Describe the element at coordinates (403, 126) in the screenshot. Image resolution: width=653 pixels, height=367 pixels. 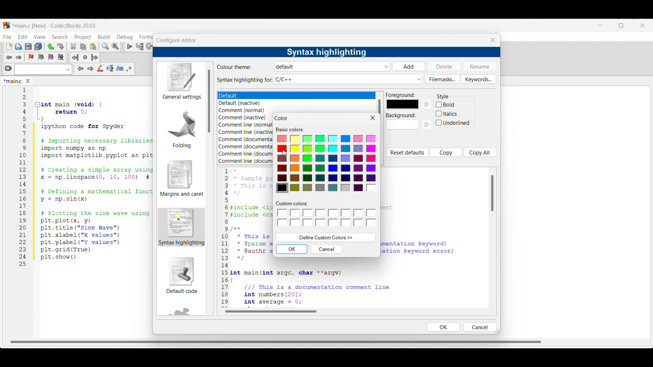
I see `Background color options` at that location.